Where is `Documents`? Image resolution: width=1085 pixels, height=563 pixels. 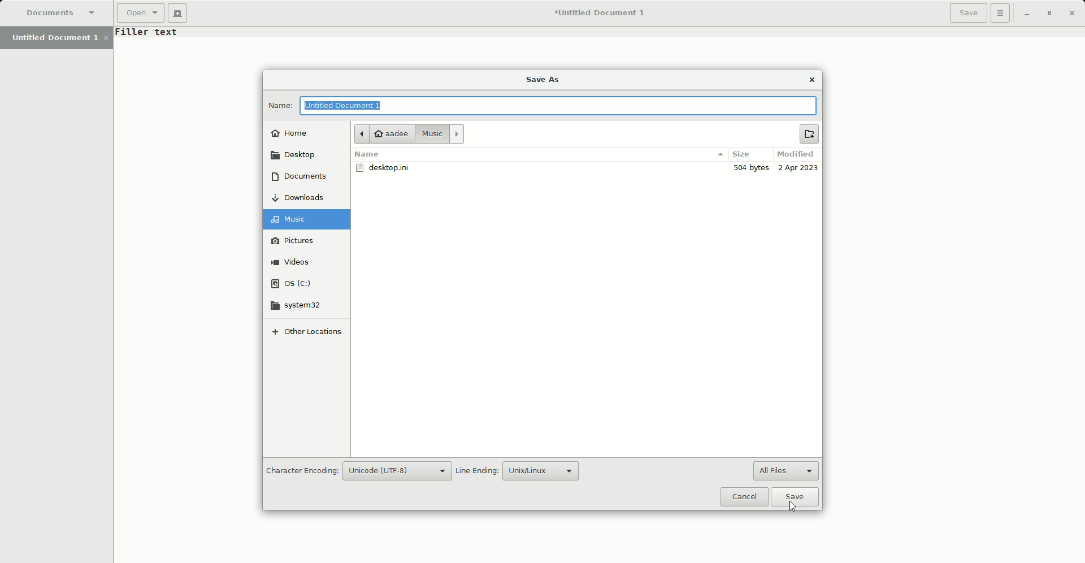
Documents is located at coordinates (60, 14).